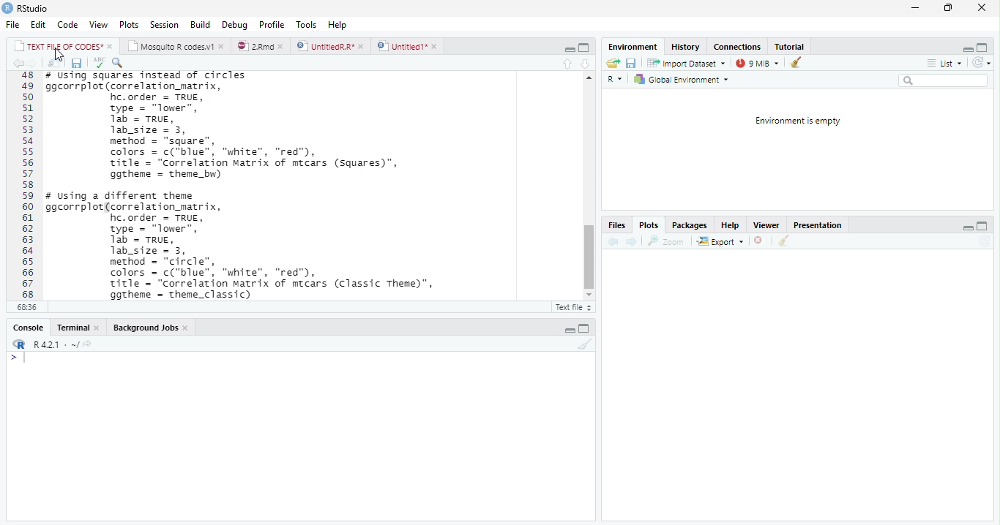 The width and height of the screenshot is (1000, 525). I want to click on Build, so click(201, 24).